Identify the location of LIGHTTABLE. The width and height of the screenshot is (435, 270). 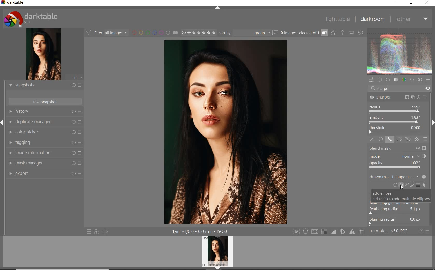
(337, 19).